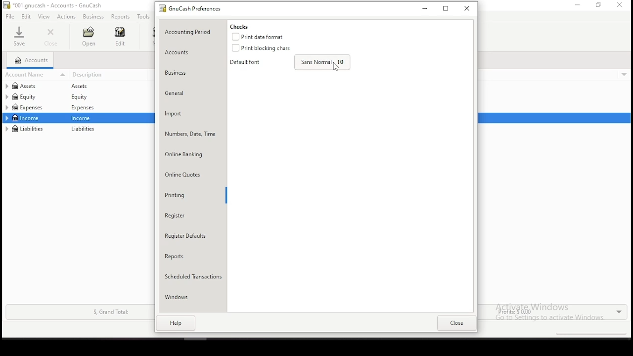  I want to click on checkbox: print blocking character, so click(265, 47).